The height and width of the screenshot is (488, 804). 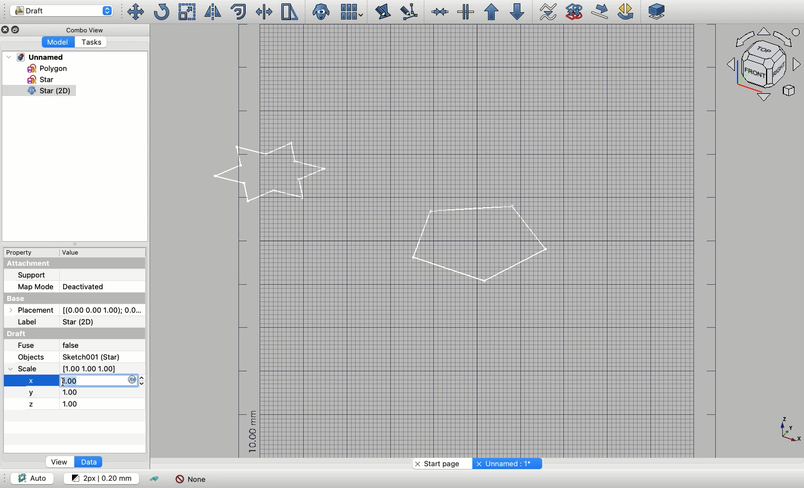 What do you see at coordinates (102, 310) in the screenshot?
I see `[(0.00 0.00 1.00); 0.0..` at bounding box center [102, 310].